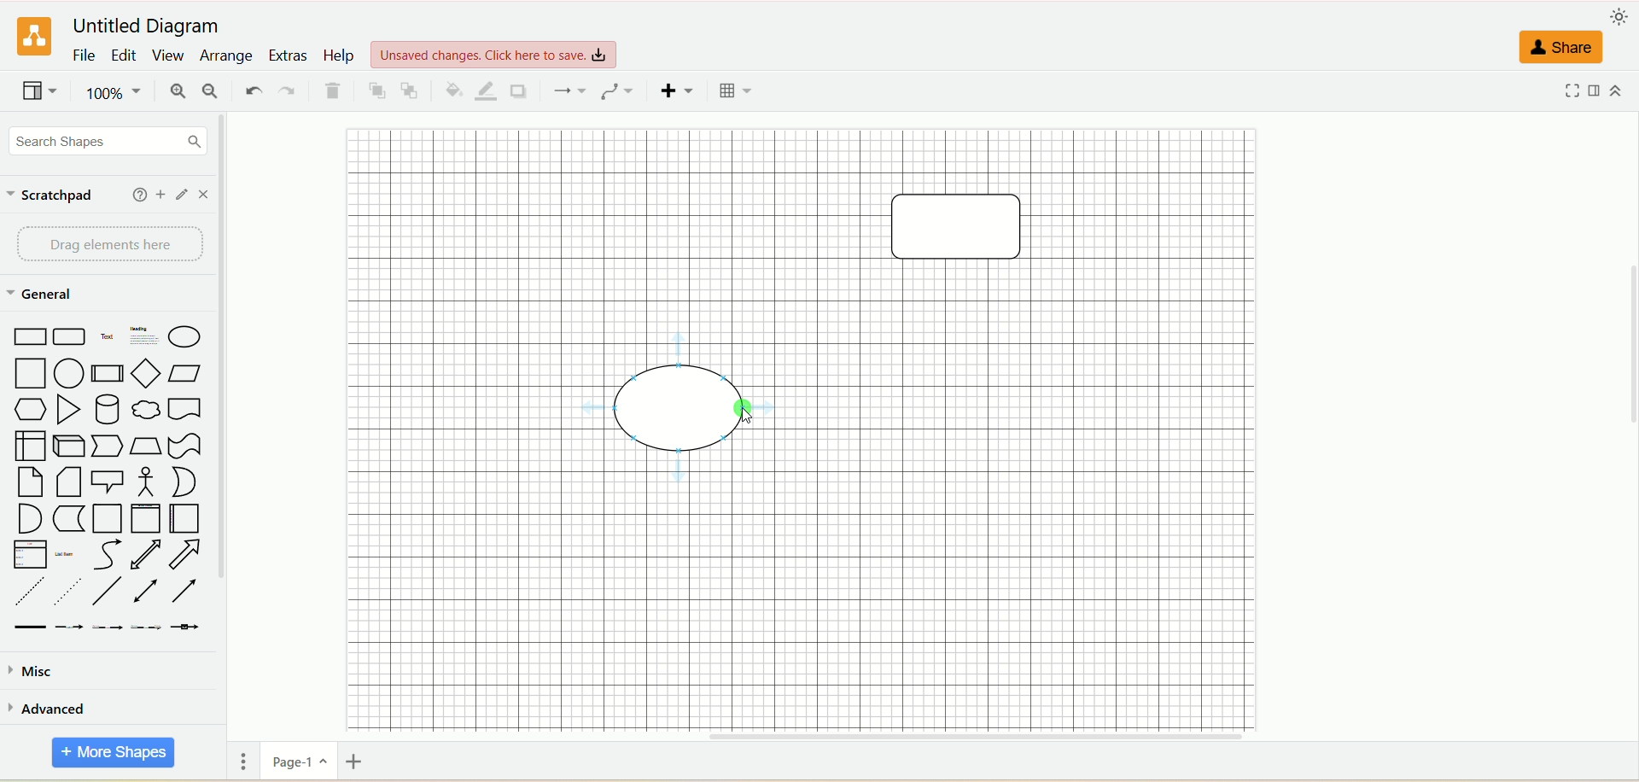 This screenshot has width=1639, height=782. Describe the element at coordinates (55, 196) in the screenshot. I see `scratchpad` at that location.